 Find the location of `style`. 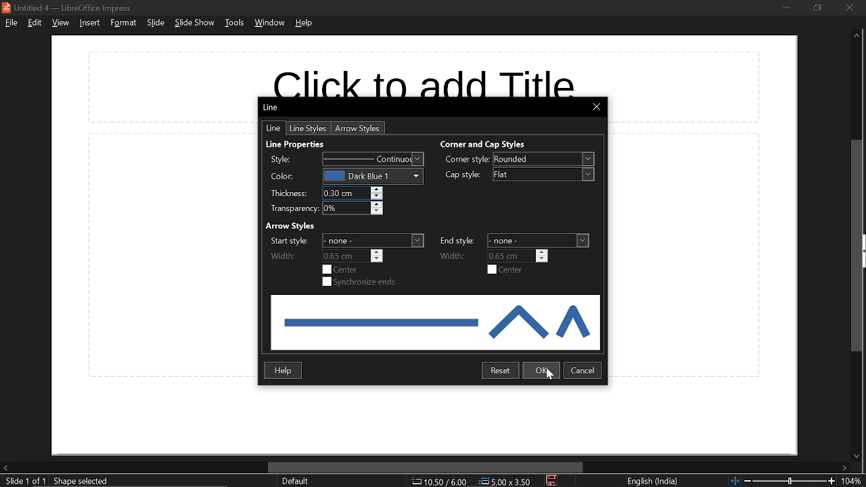

style is located at coordinates (373, 159).